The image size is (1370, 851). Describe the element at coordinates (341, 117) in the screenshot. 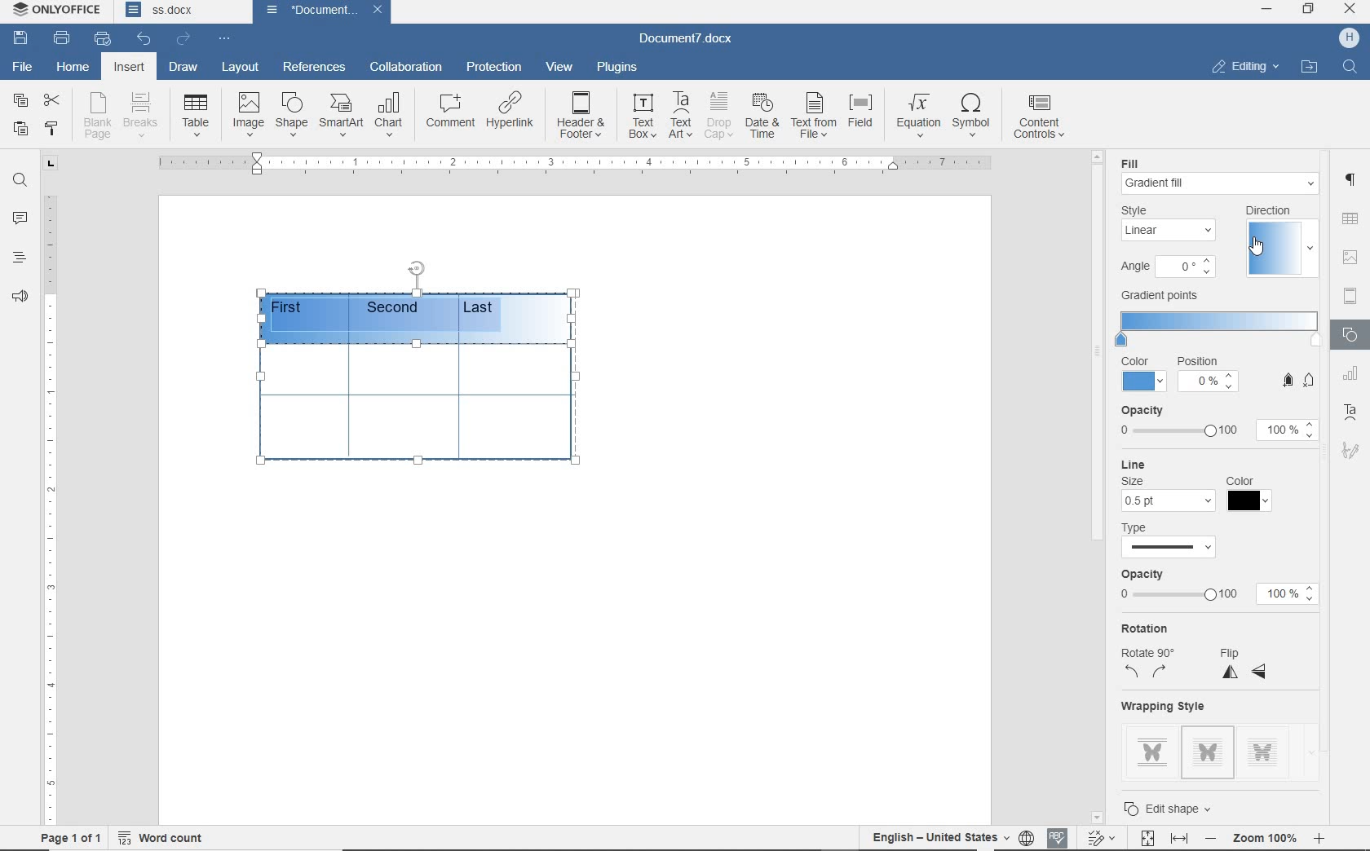

I see `smart art` at that location.